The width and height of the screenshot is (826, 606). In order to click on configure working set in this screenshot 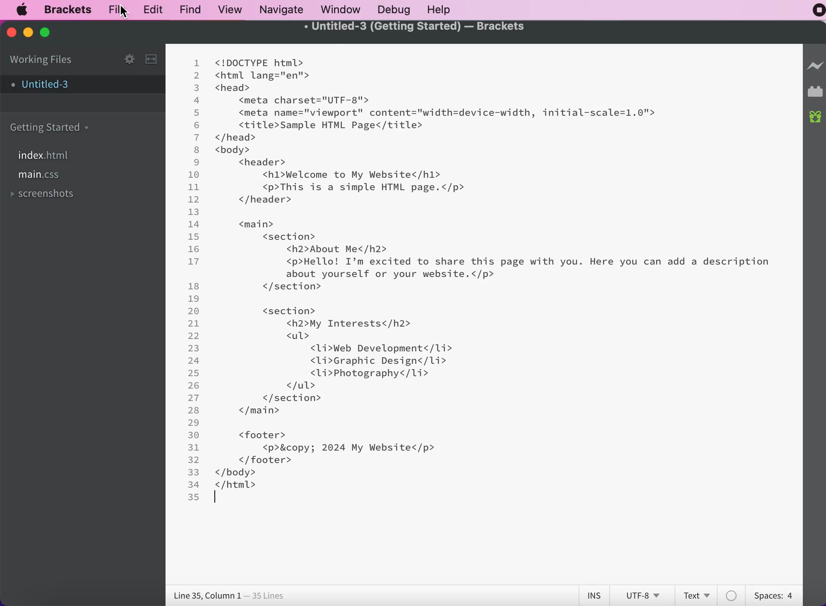, I will do `click(127, 58)`.